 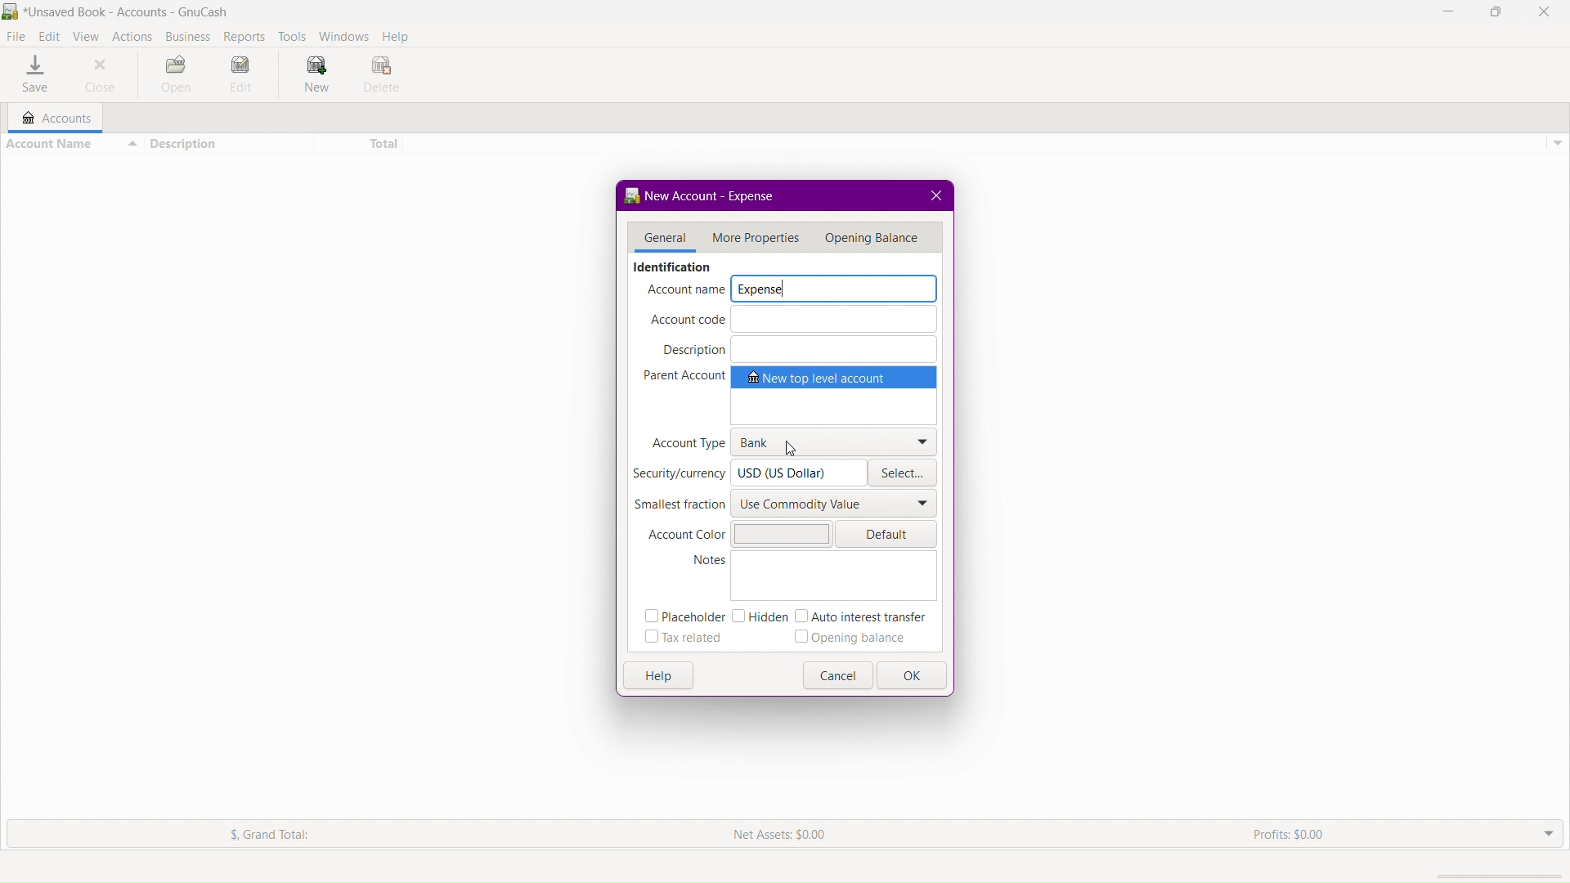 What do you see at coordinates (787, 505) in the screenshot?
I see `Smallest fraction` at bounding box center [787, 505].